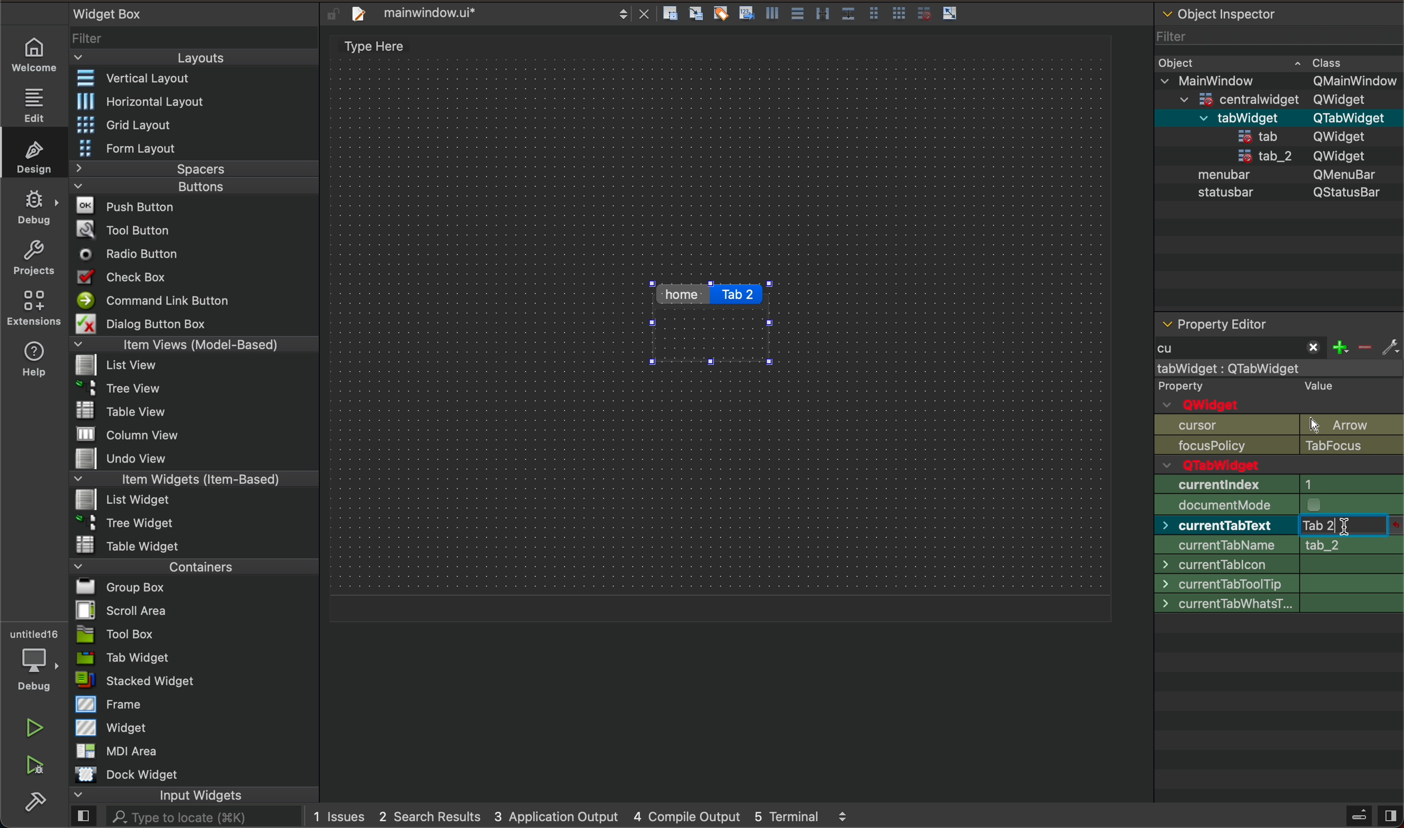  Describe the element at coordinates (143, 774) in the screenshot. I see `Dock widget` at that location.